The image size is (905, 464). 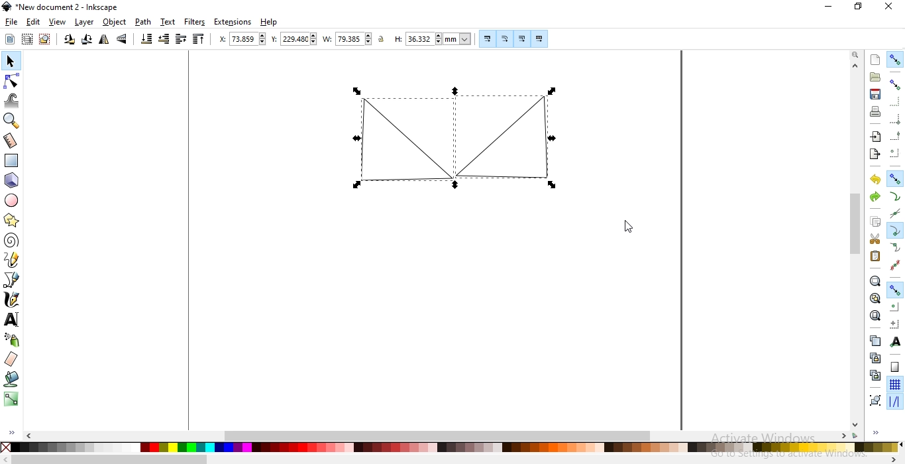 What do you see at coordinates (894, 263) in the screenshot?
I see `snap midpoints of line segments` at bounding box center [894, 263].